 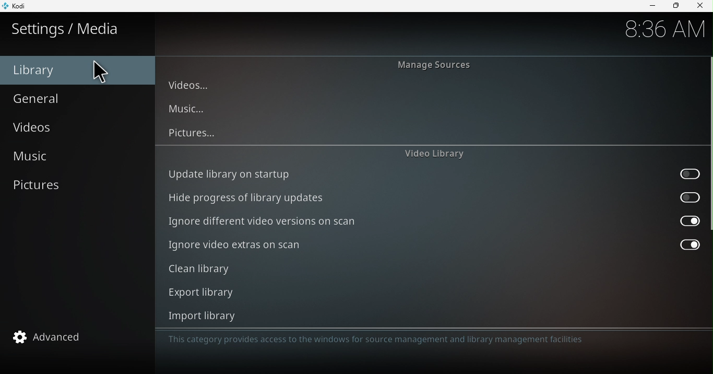 I want to click on Videos, so click(x=195, y=87).